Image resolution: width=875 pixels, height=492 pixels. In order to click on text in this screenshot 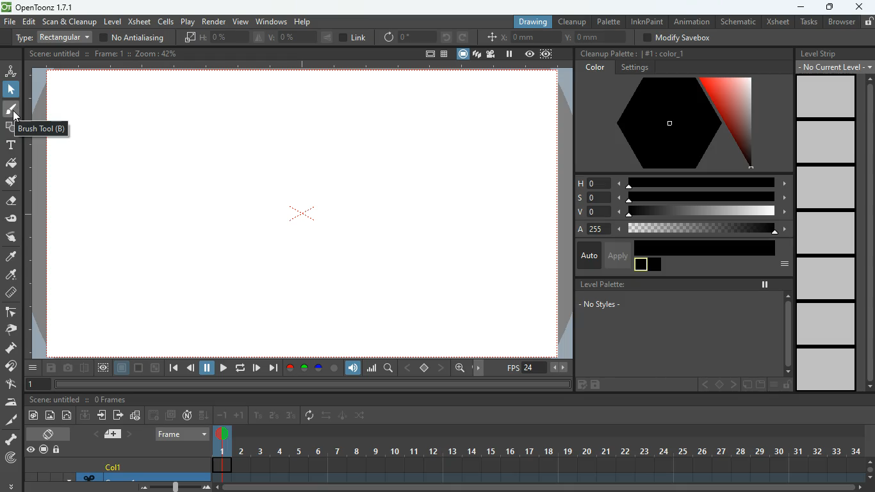, I will do `click(10, 145)`.